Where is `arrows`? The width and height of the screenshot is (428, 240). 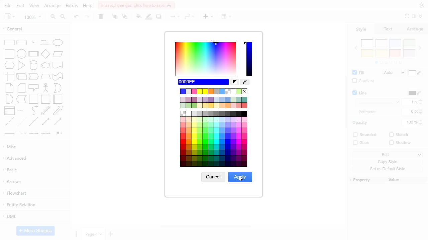 arrows is located at coordinates (35, 183).